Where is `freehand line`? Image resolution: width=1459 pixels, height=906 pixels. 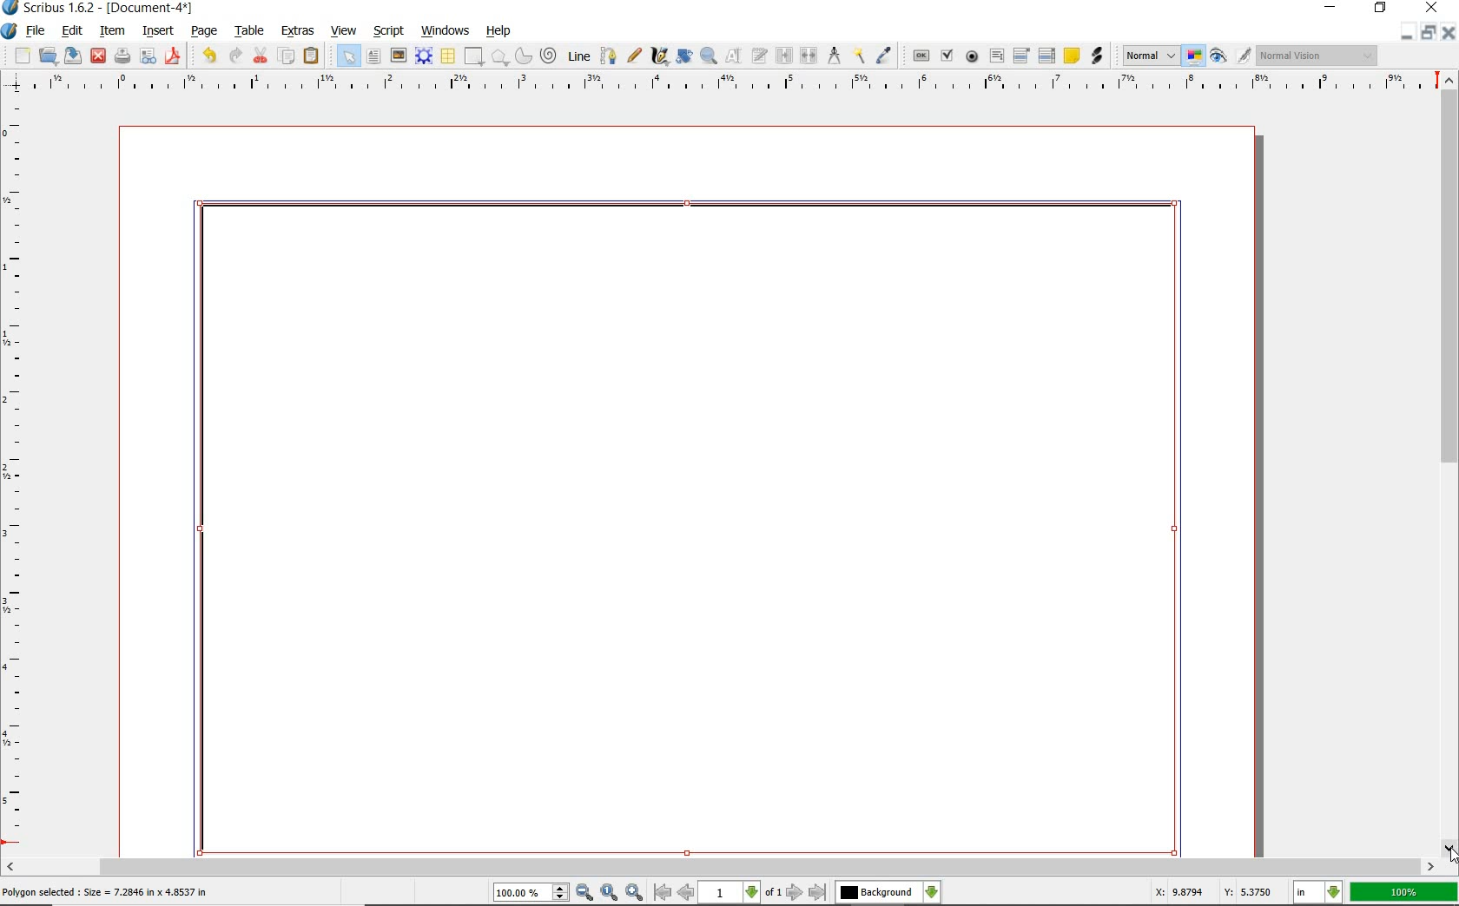 freehand line is located at coordinates (636, 56).